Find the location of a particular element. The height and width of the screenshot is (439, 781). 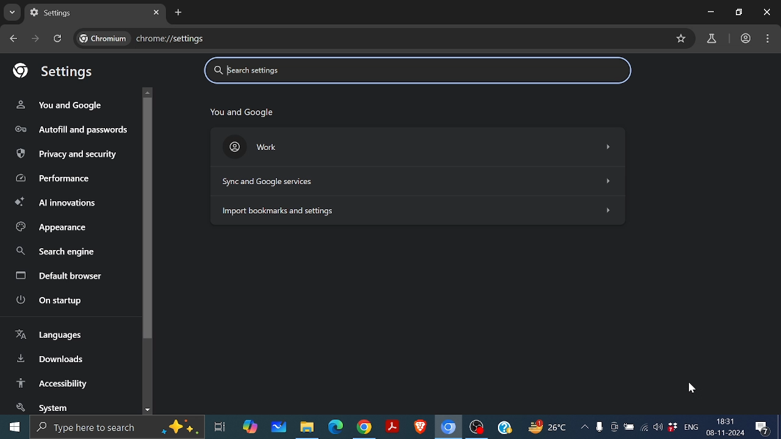

current cite: chrome://settings is located at coordinates (242, 39).